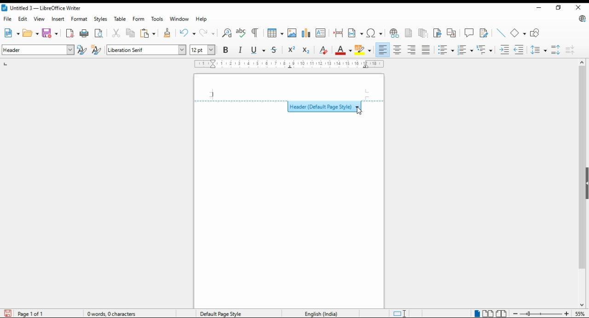 Image resolution: width=589 pixels, height=318 pixels. I want to click on new style from selection, so click(98, 50).